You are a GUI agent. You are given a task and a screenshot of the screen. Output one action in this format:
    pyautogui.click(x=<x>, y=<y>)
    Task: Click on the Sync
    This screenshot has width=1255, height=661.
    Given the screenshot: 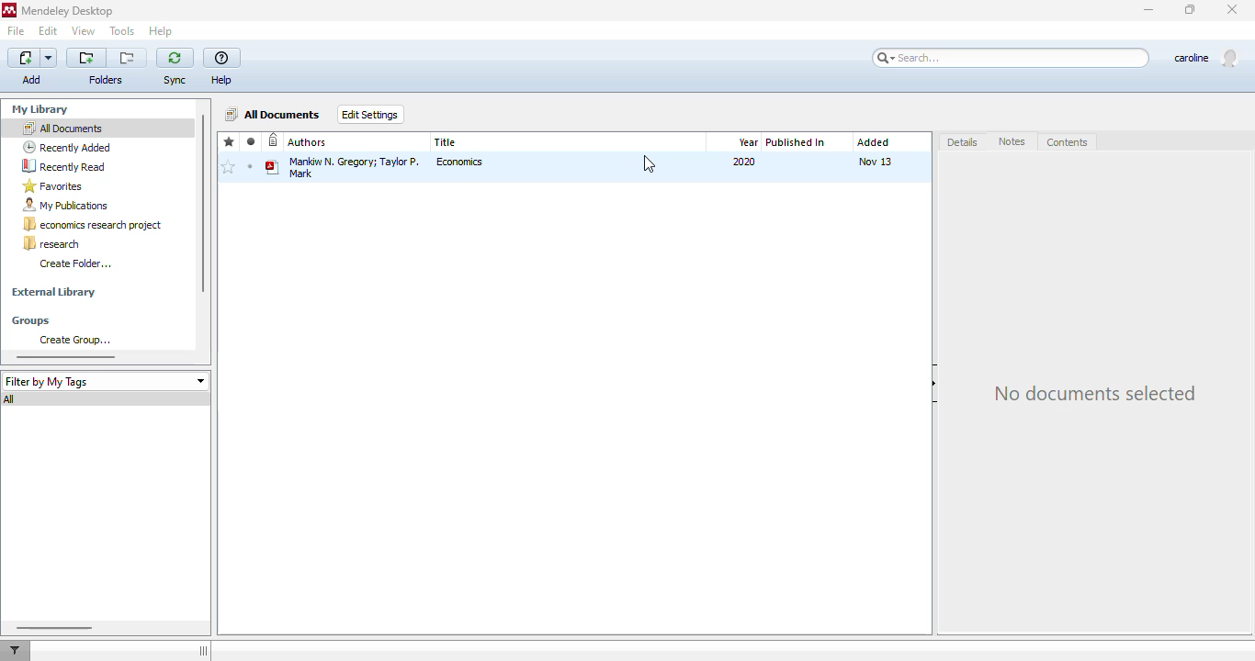 What is the action you would take?
    pyautogui.click(x=175, y=81)
    